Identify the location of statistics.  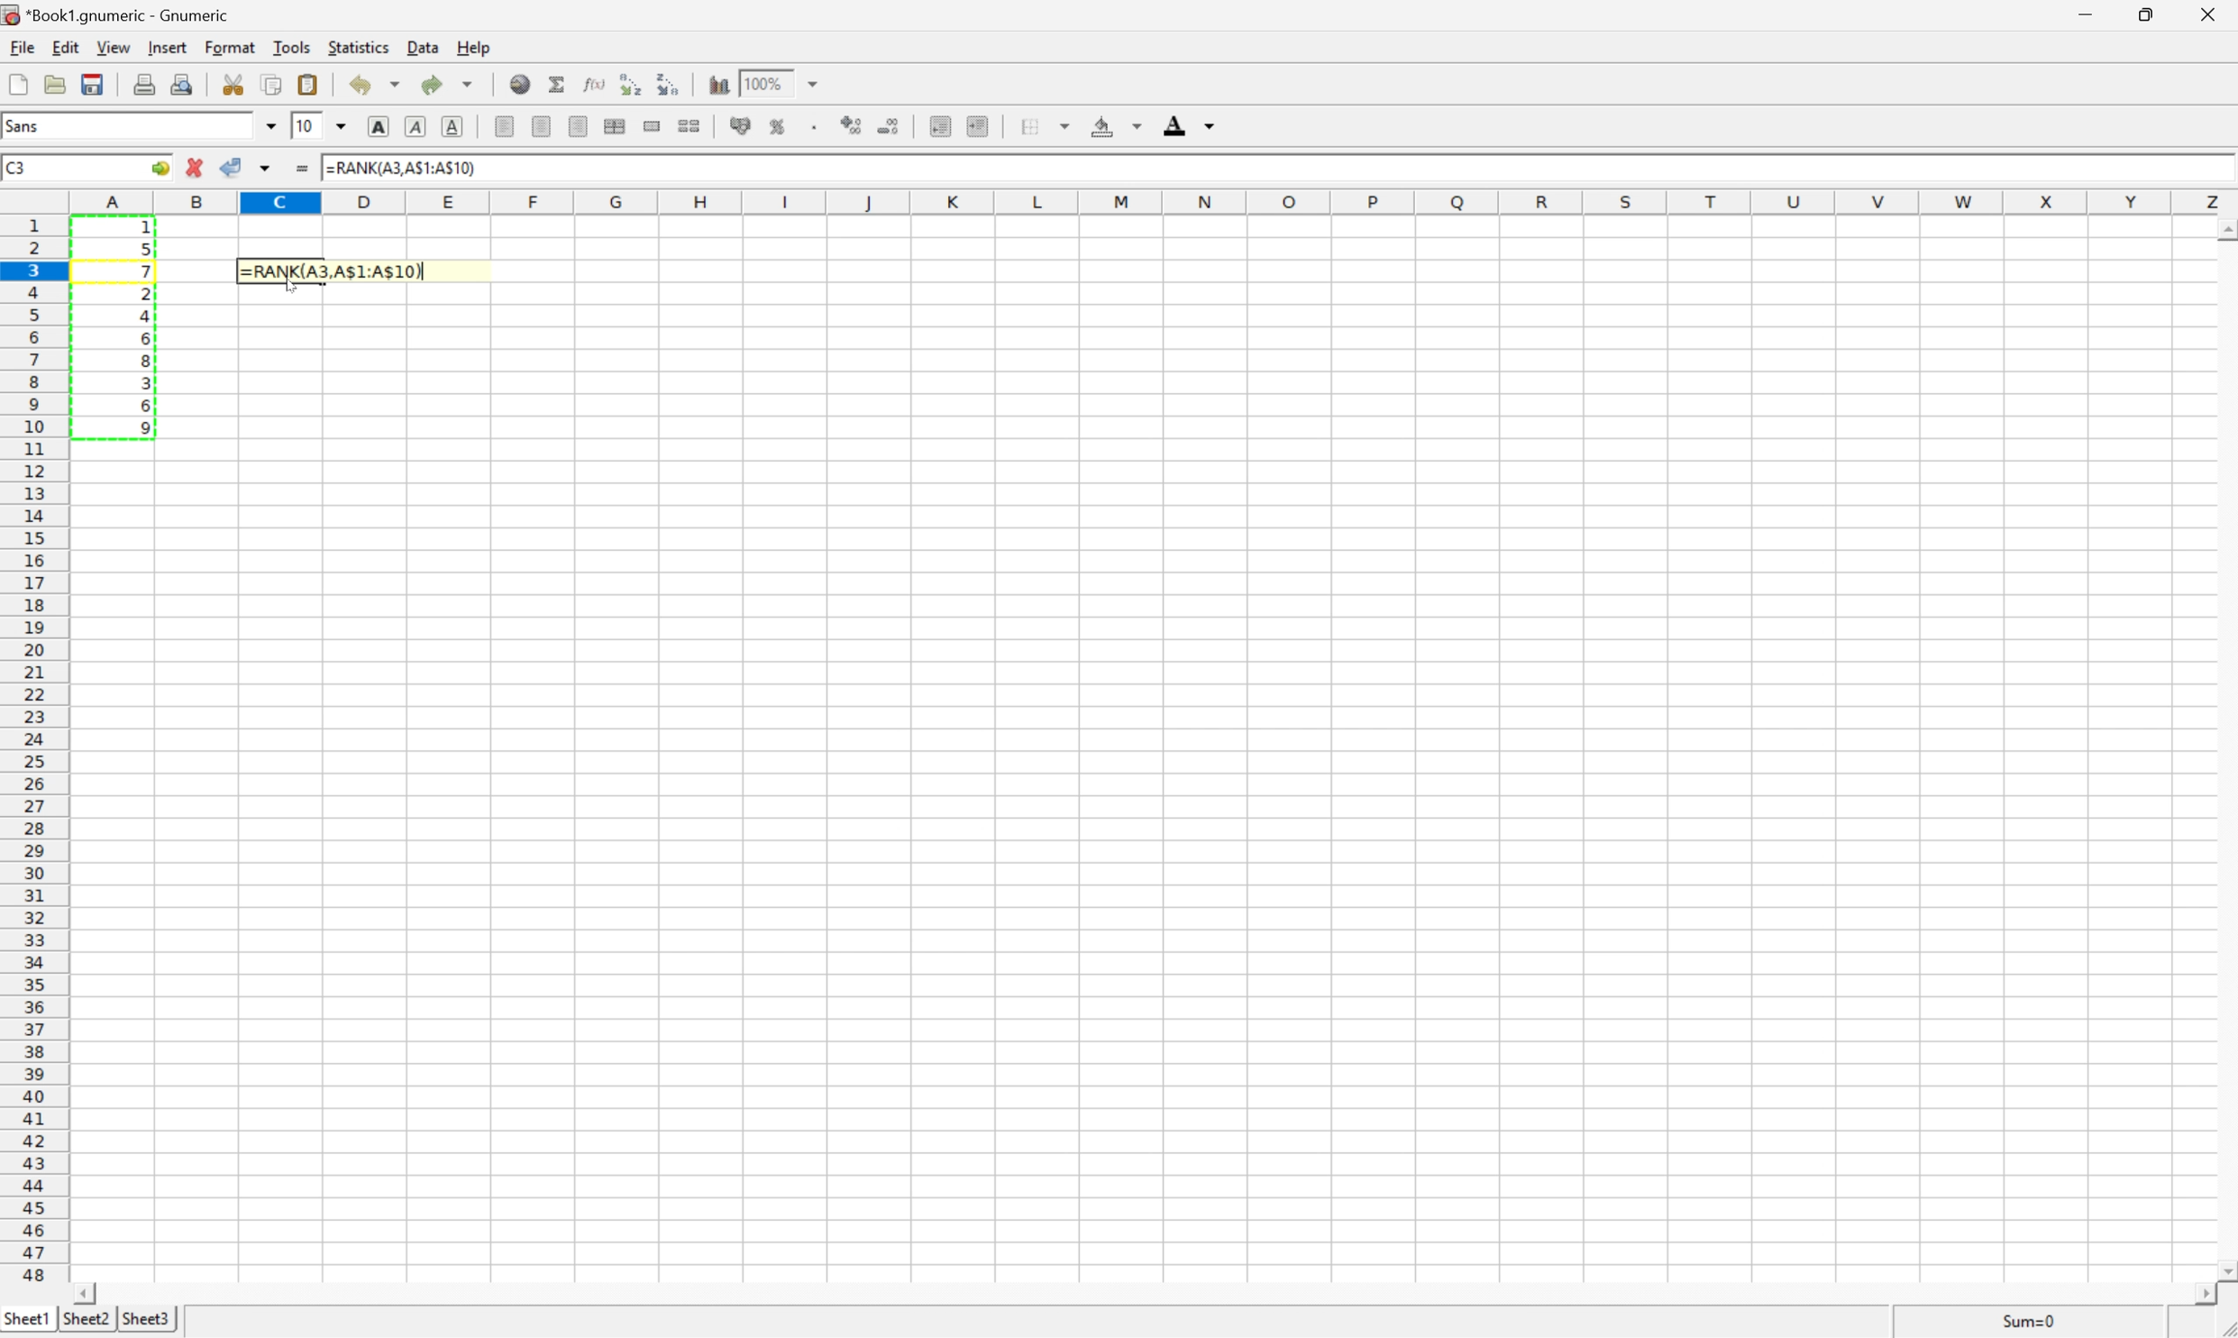
(360, 47).